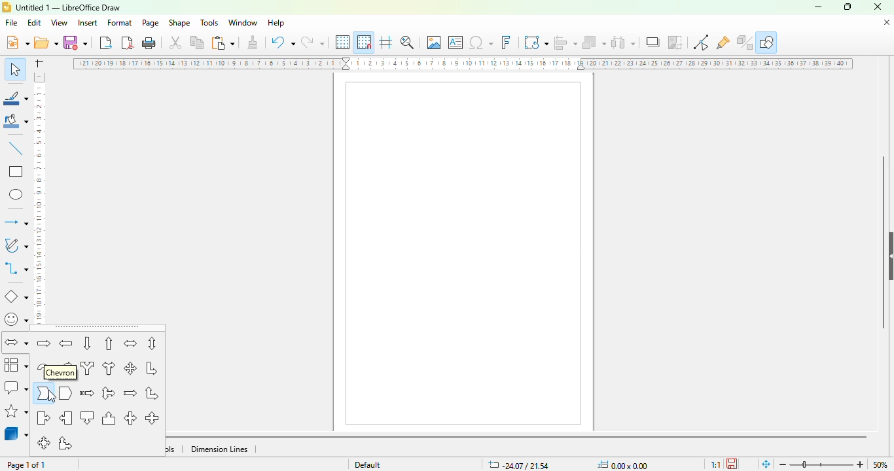  What do you see at coordinates (594, 43) in the screenshot?
I see `arrange` at bounding box center [594, 43].